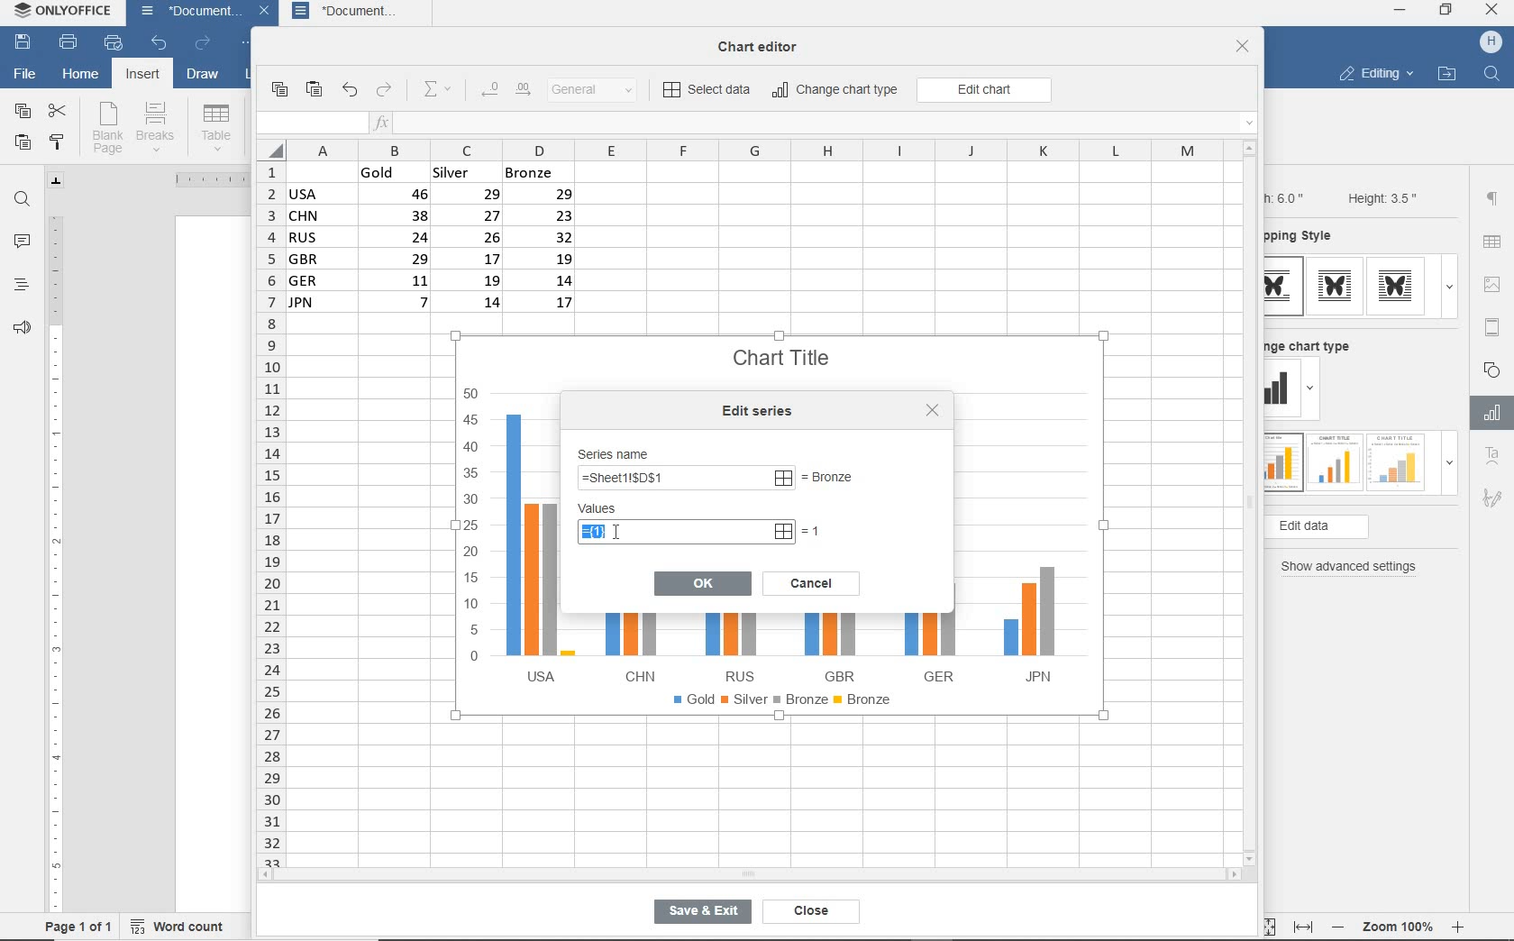  What do you see at coordinates (1459, 924) in the screenshot?
I see `zoom in` at bounding box center [1459, 924].